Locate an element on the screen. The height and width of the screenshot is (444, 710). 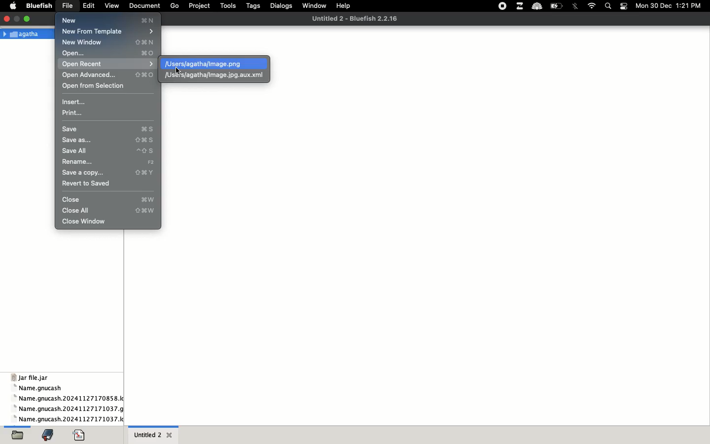
insert is located at coordinates (76, 102).